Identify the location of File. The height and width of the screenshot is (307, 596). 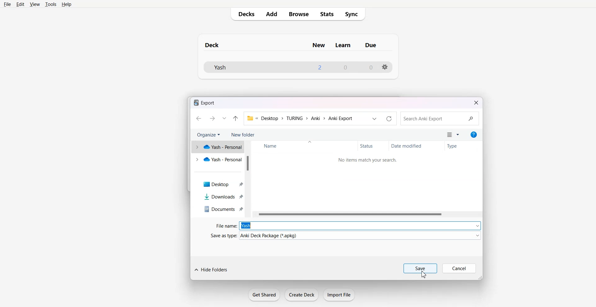
(7, 5).